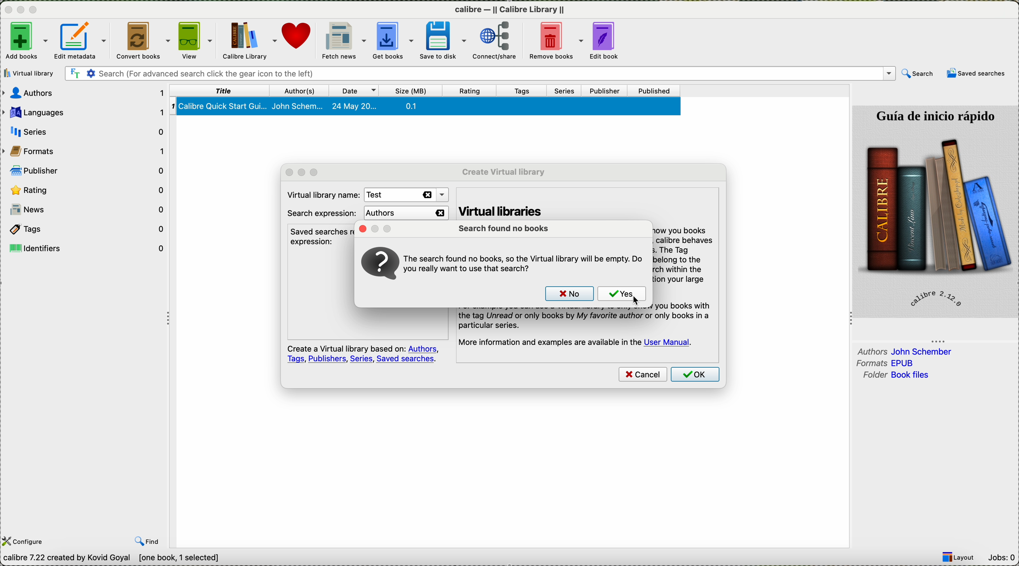 Image resolution: width=1019 pixels, height=566 pixels. Describe the element at coordinates (285, 172) in the screenshot. I see `close popup` at that location.